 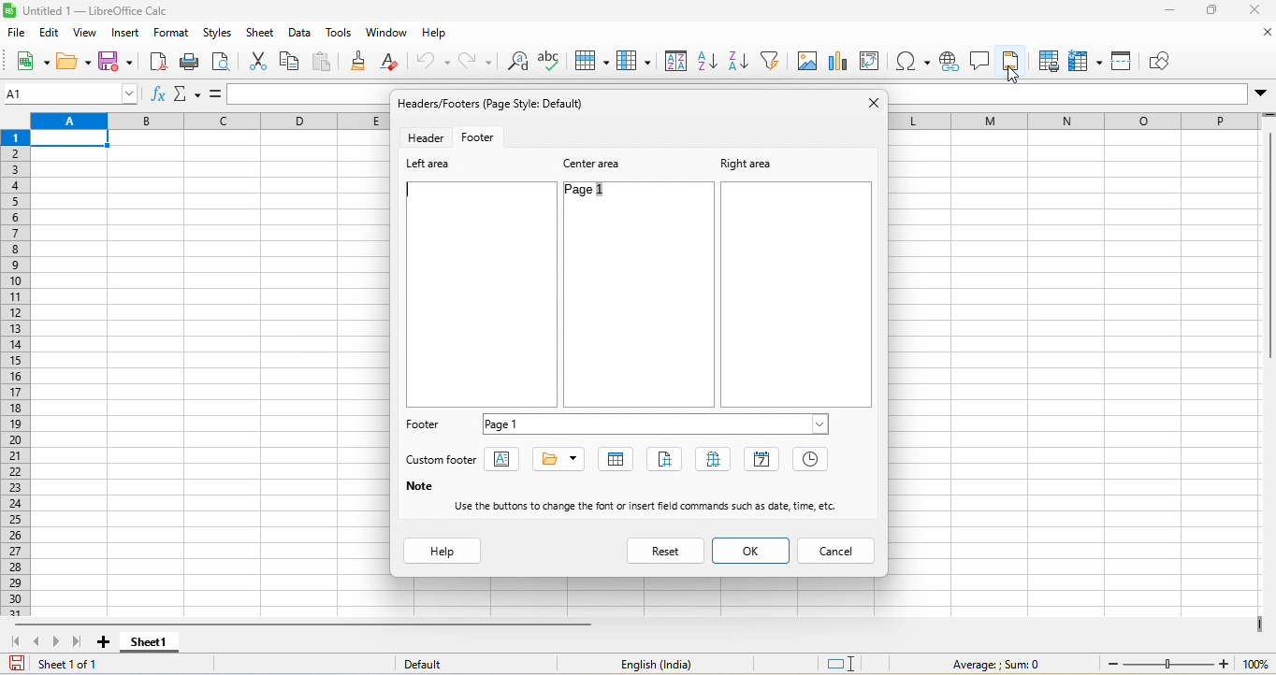 I want to click on hyperlink, so click(x=947, y=64).